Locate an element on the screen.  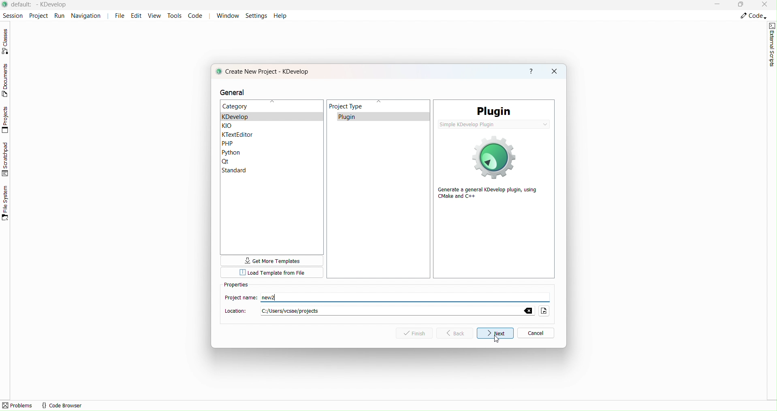
tools is located at coordinates (174, 15).